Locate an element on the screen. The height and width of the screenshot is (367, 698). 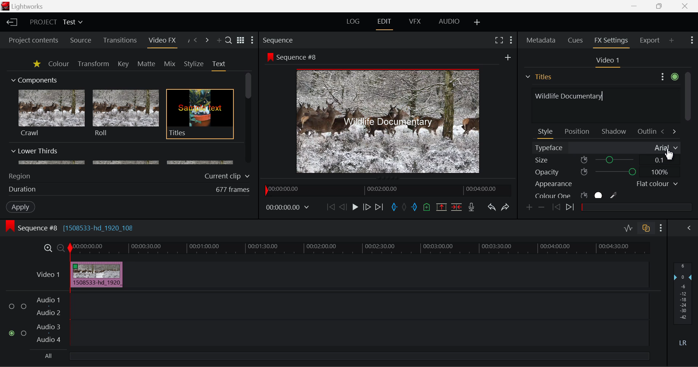
Stylize is located at coordinates (194, 64).